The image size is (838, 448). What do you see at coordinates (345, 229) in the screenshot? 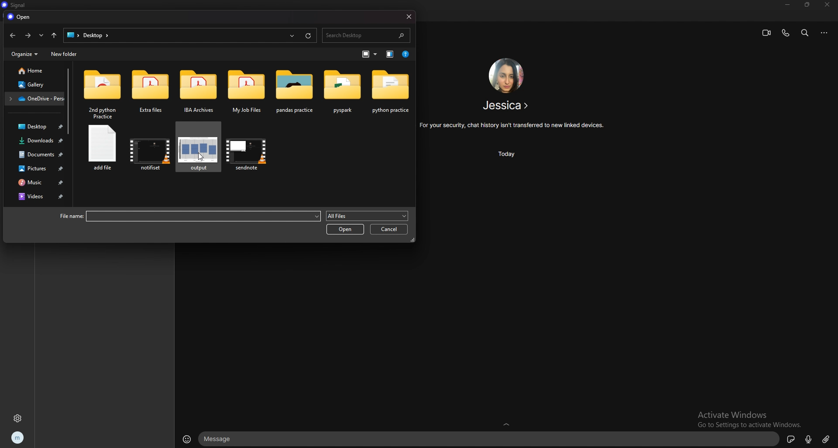
I see `open` at bounding box center [345, 229].